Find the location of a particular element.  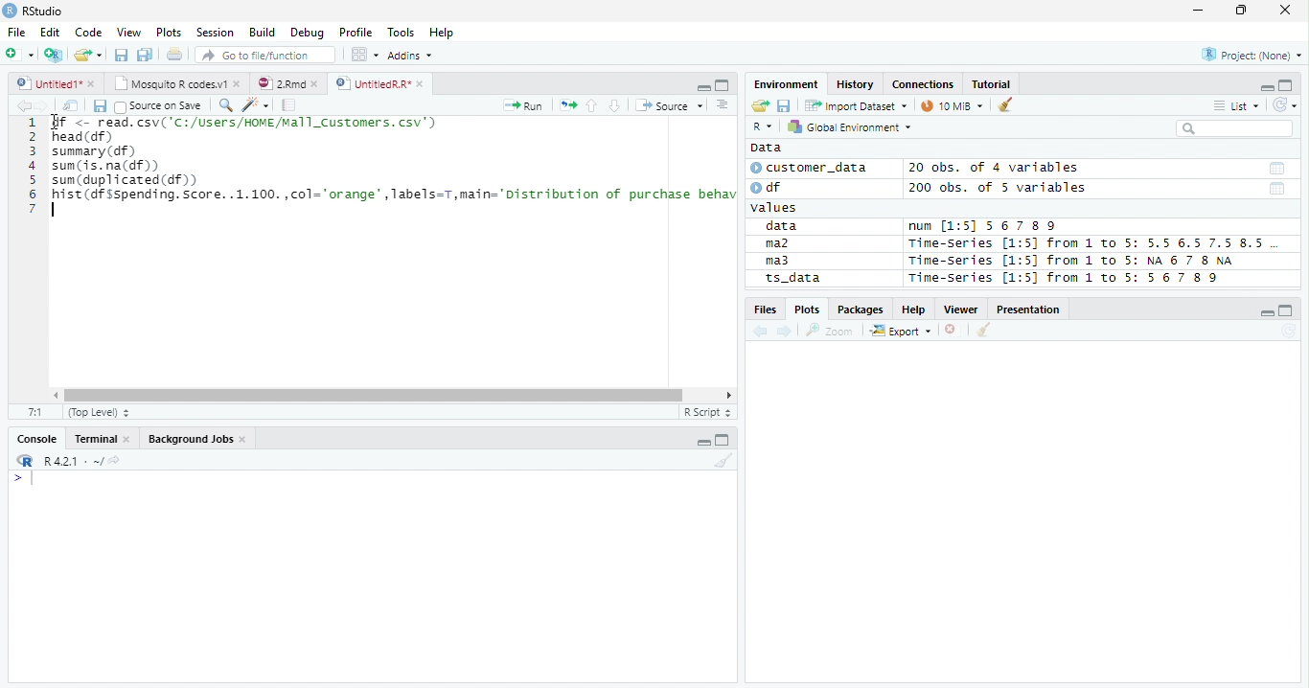

Open Folder is located at coordinates (89, 54).